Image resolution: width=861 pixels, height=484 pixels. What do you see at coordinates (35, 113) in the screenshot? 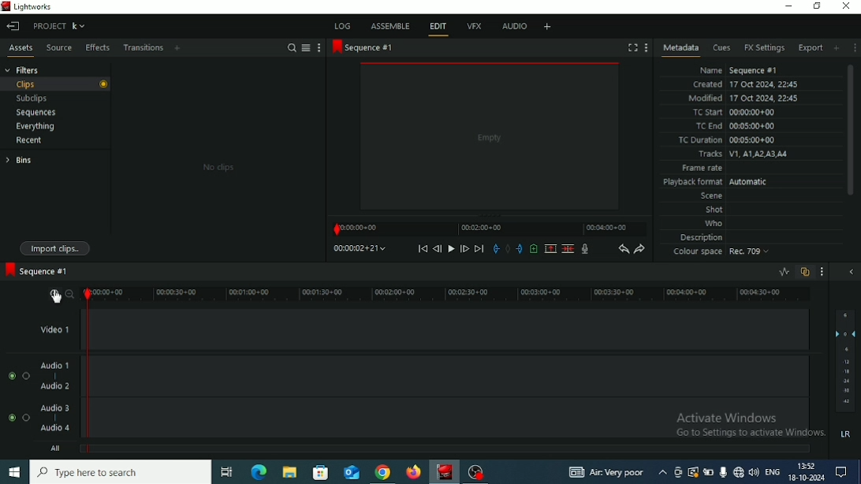
I see `Sequences` at bounding box center [35, 113].